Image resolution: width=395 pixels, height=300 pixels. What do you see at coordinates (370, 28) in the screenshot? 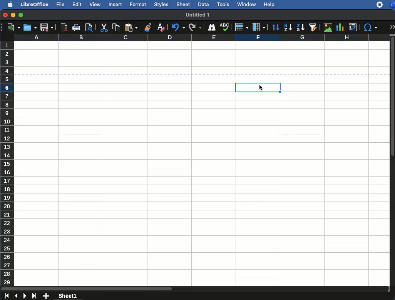
I see `special characters` at bounding box center [370, 28].